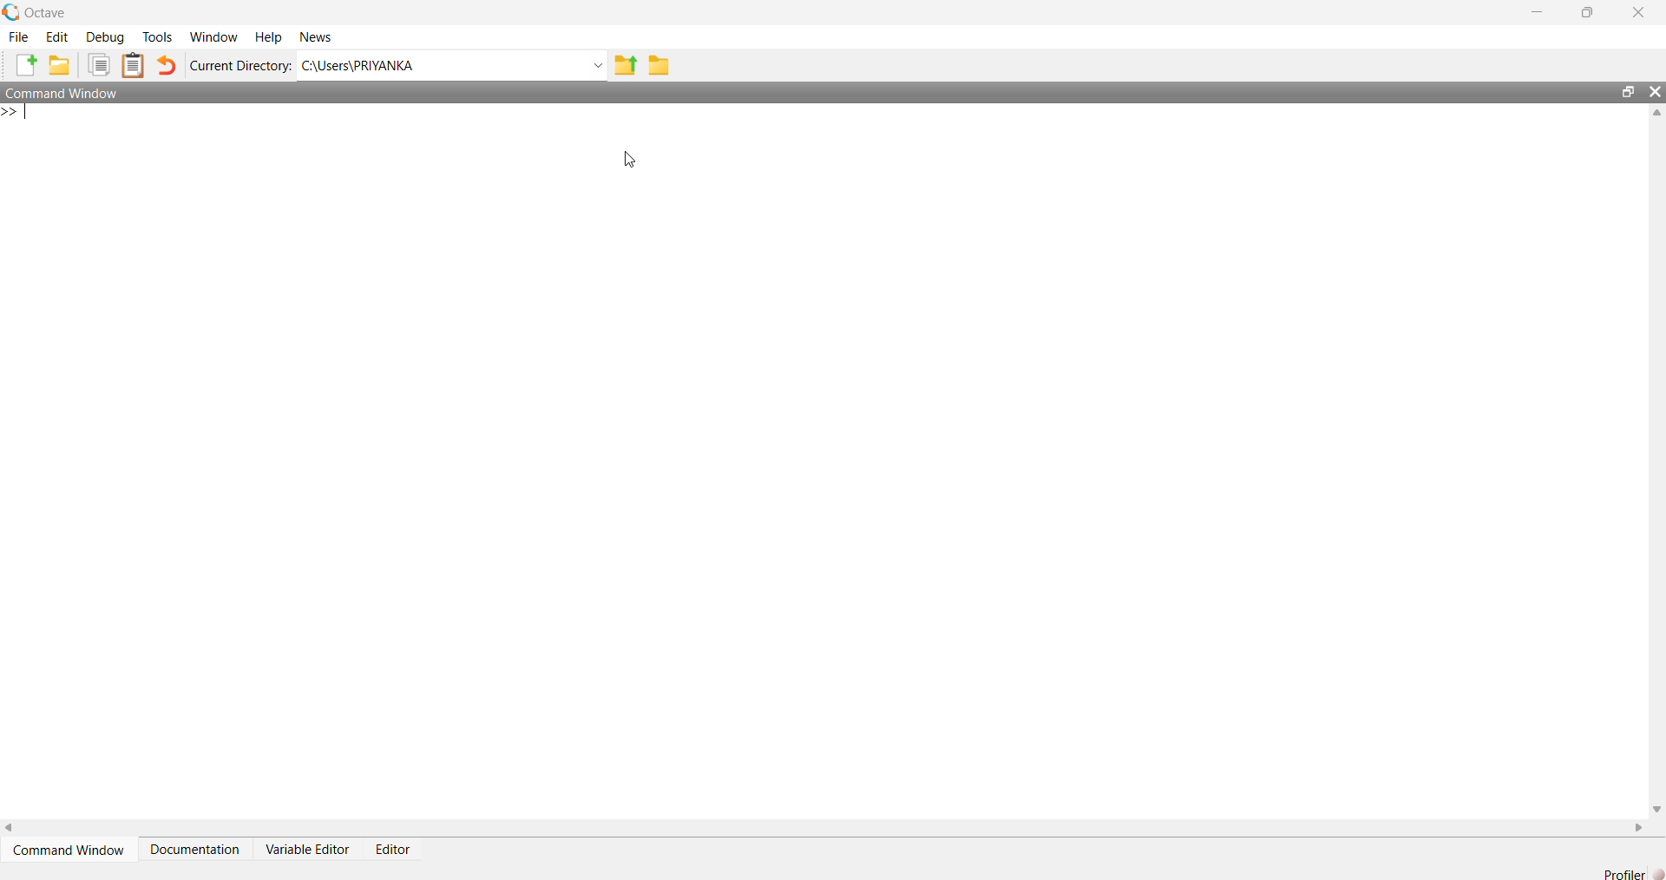  What do you see at coordinates (19, 113) in the screenshot?
I see `Prompt cursor` at bounding box center [19, 113].